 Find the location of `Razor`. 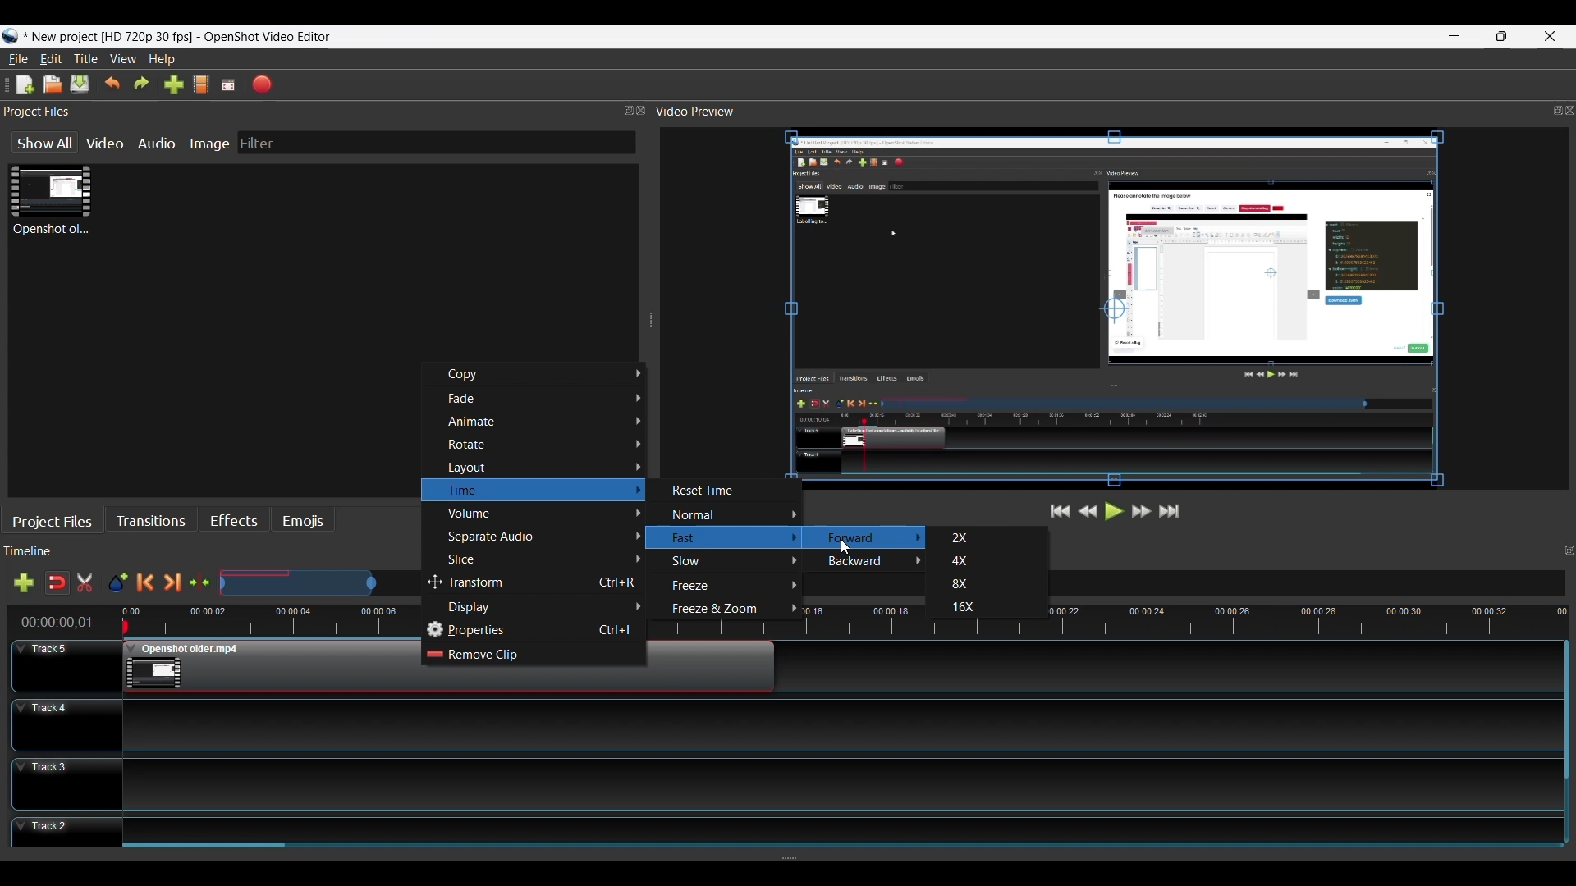

Razor is located at coordinates (87, 584).